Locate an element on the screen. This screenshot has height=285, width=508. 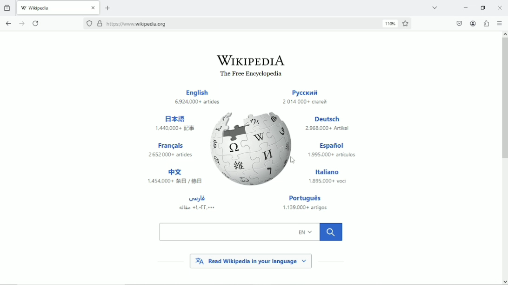
Cursor is located at coordinates (293, 160).